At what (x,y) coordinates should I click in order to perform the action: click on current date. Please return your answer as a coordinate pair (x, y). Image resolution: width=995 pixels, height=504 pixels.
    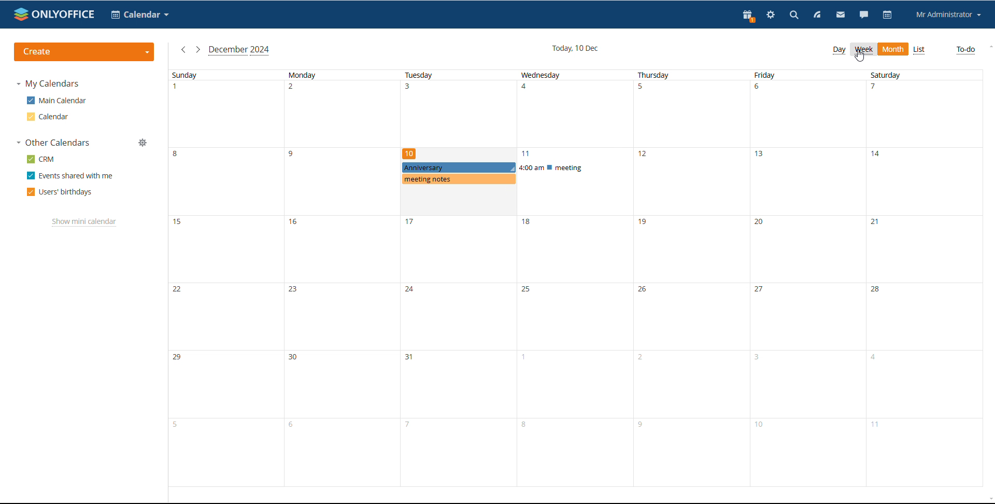
    Looking at the image, I should click on (575, 48).